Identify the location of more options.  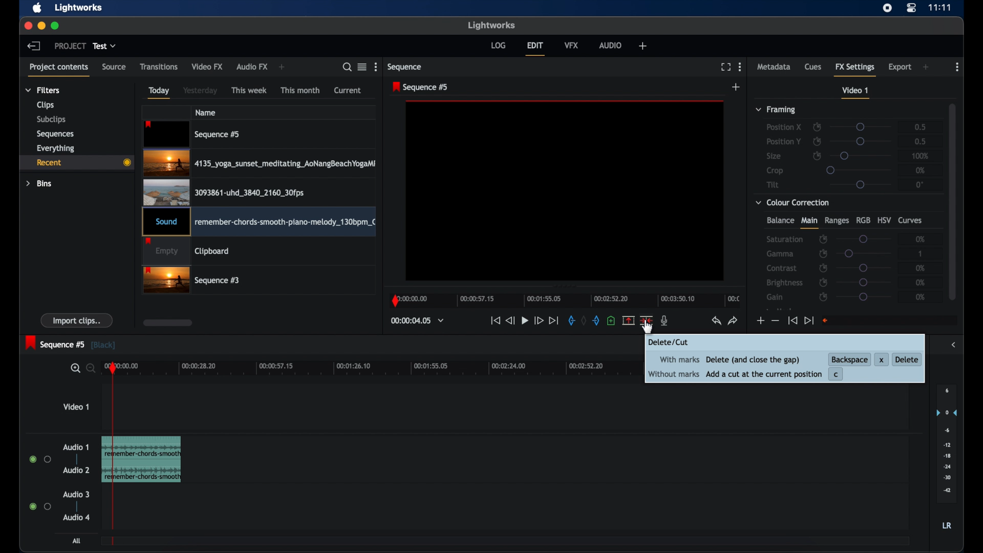
(377, 67).